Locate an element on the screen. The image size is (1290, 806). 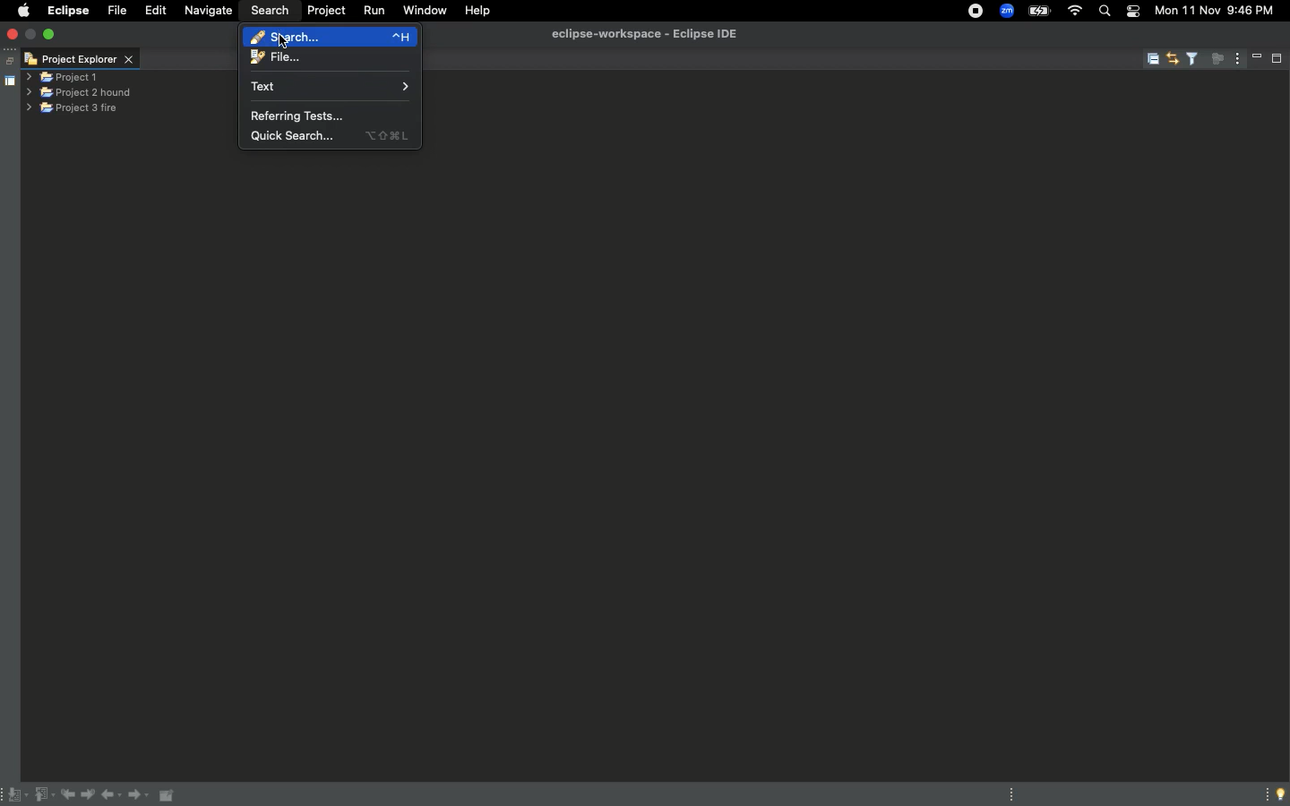
Notification is located at coordinates (1131, 13).